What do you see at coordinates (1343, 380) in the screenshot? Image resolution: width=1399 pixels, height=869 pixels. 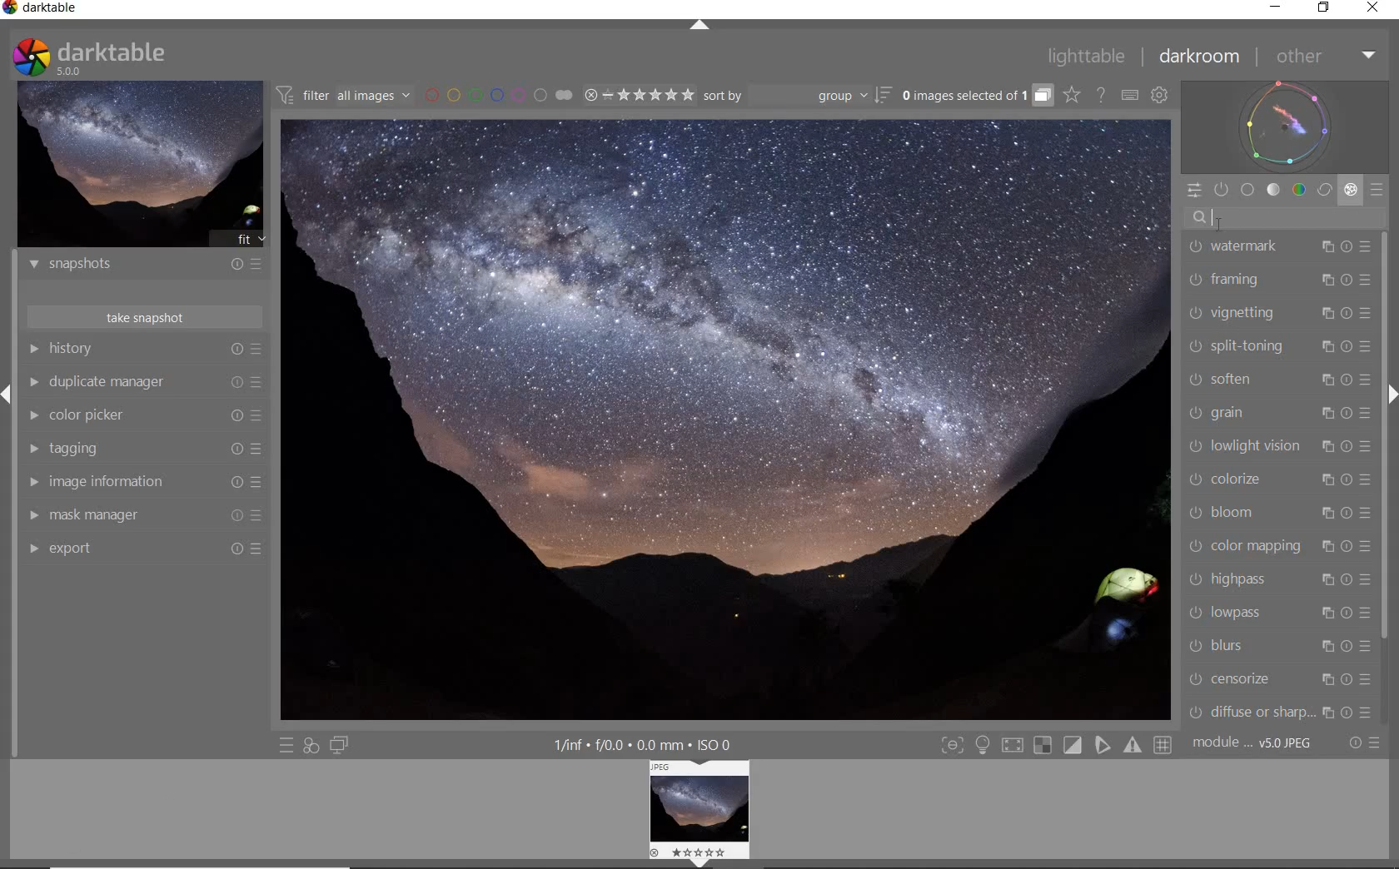 I see `reset parameters` at bounding box center [1343, 380].